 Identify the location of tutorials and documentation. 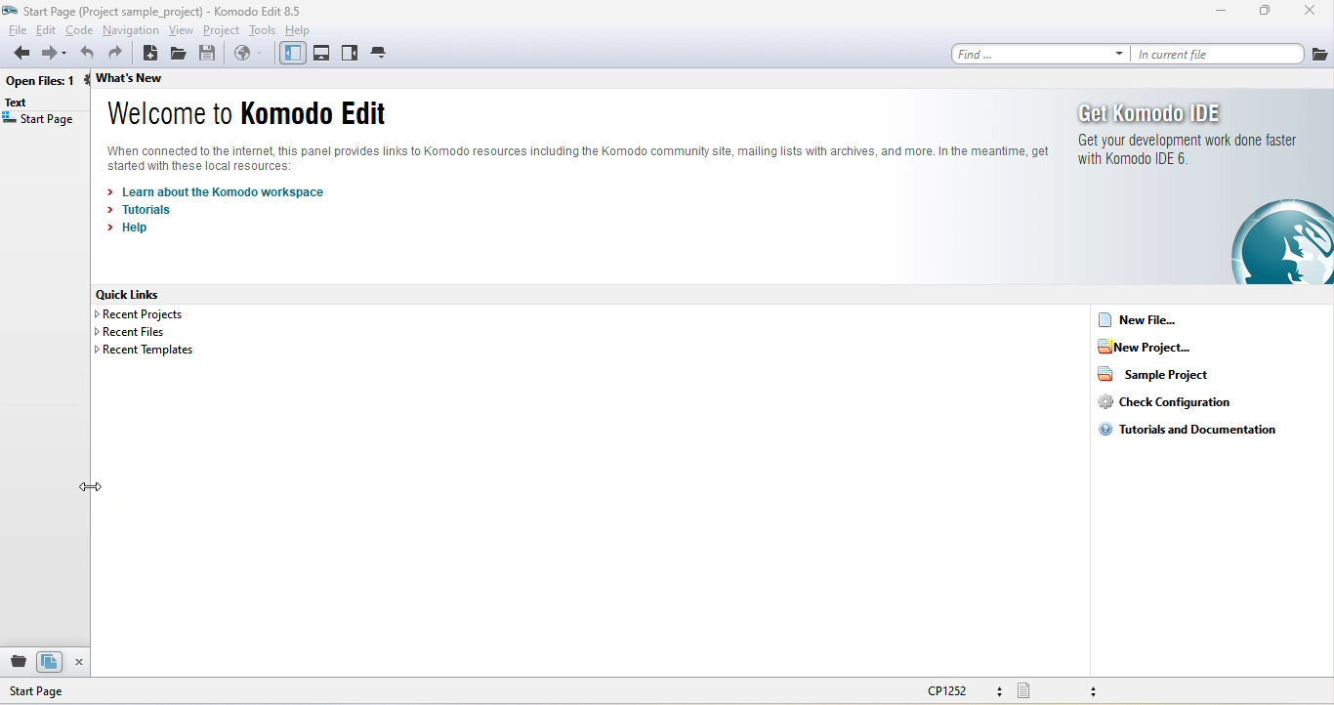
(1189, 431).